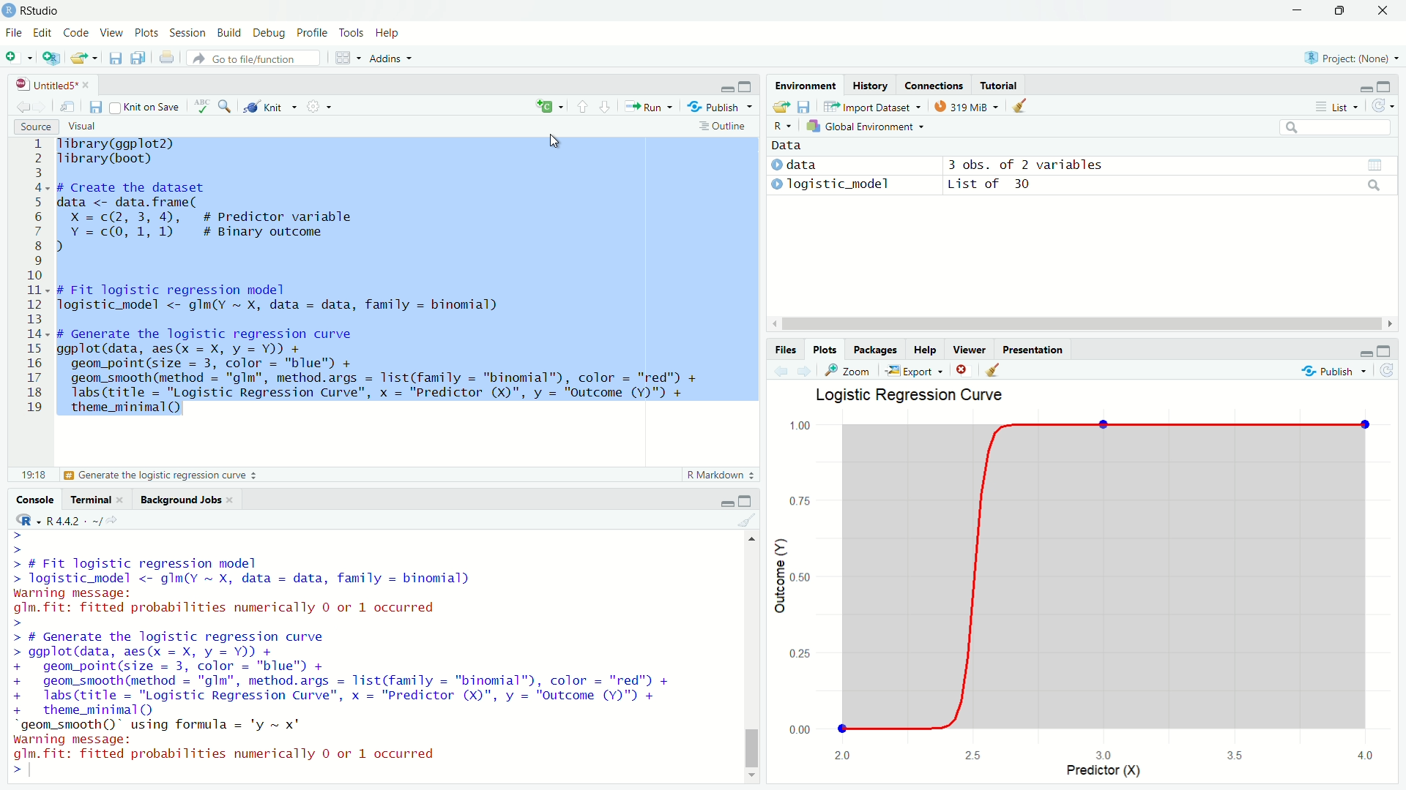 This screenshot has width=1406, height=790. What do you see at coordinates (29, 520) in the screenshot?
I see `R` at bounding box center [29, 520].